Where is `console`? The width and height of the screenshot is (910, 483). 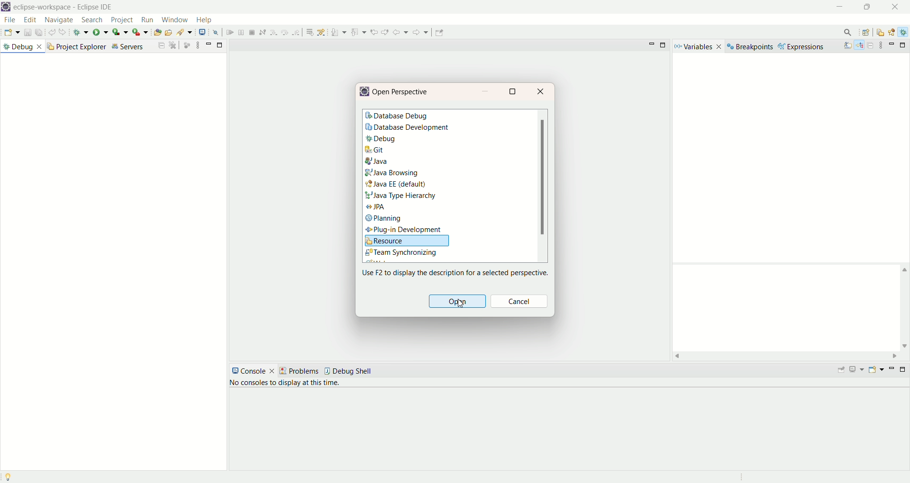 console is located at coordinates (255, 371).